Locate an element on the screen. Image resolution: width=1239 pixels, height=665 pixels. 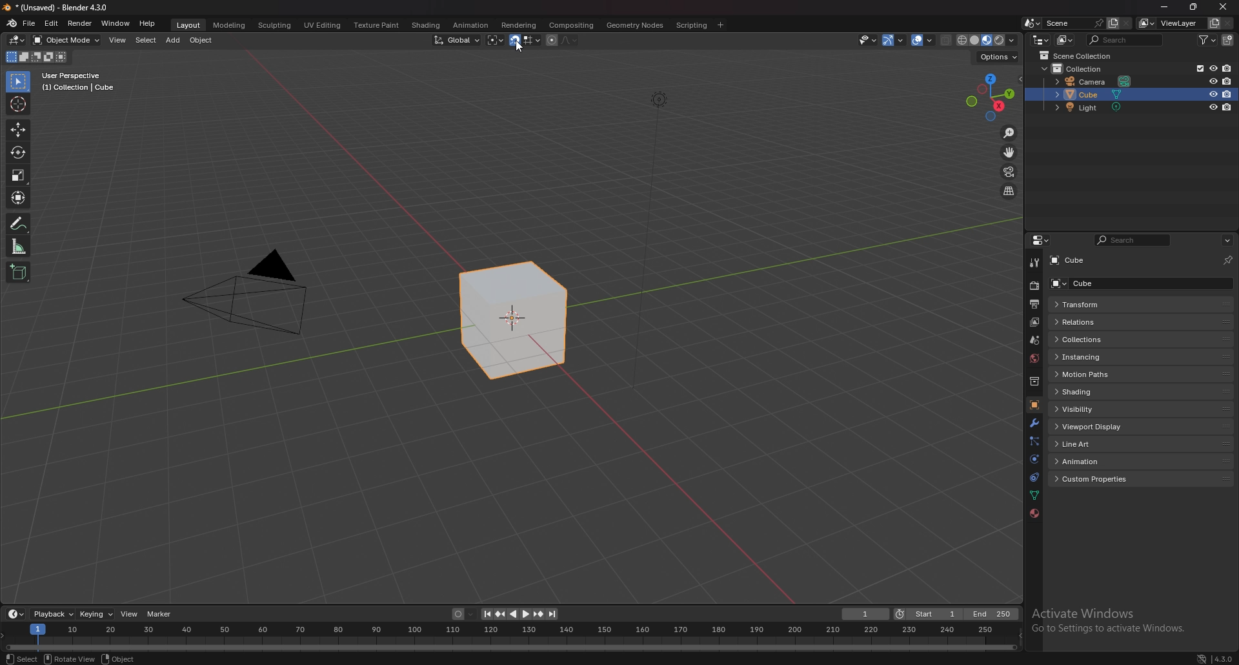
disable in renders is located at coordinates (1229, 94).